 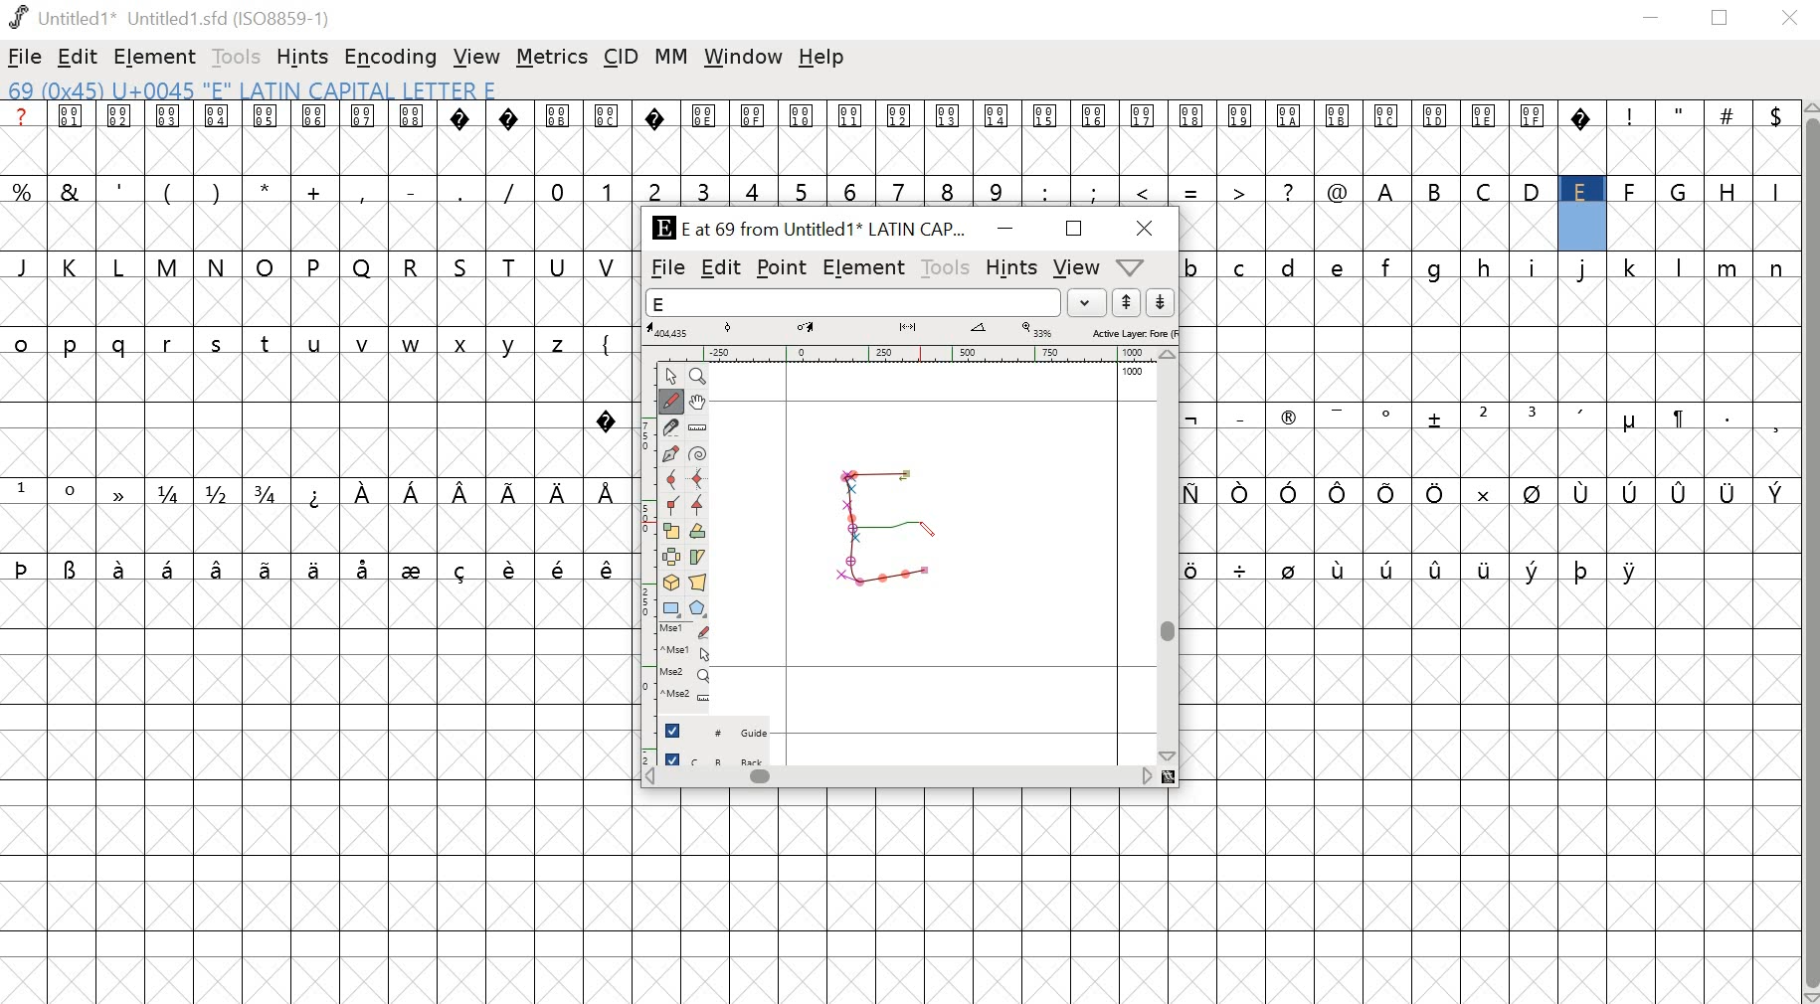 I want to click on empty cells, so click(x=897, y=151).